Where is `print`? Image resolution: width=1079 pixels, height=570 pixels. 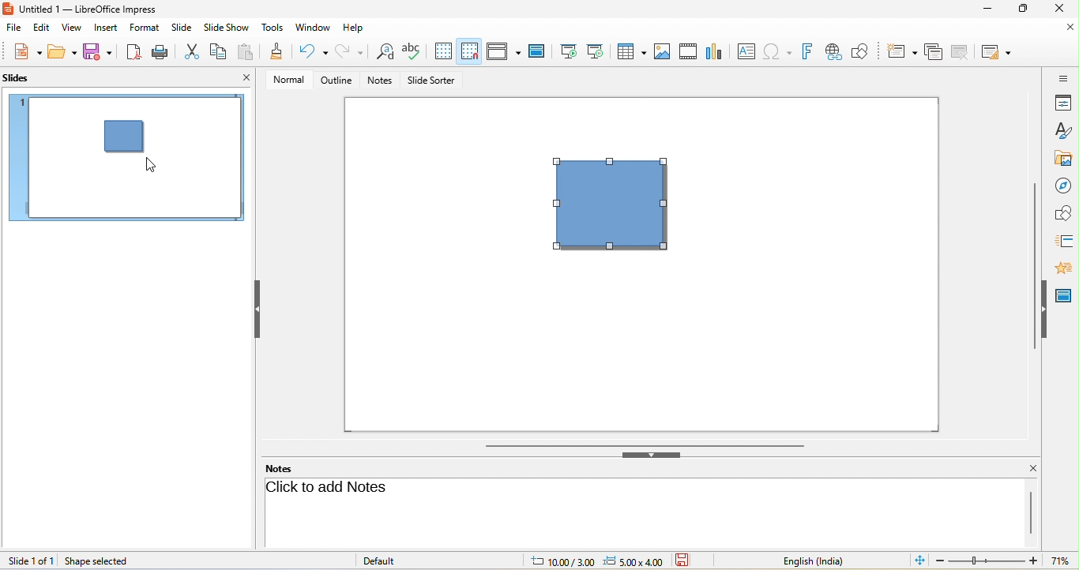 print is located at coordinates (157, 51).